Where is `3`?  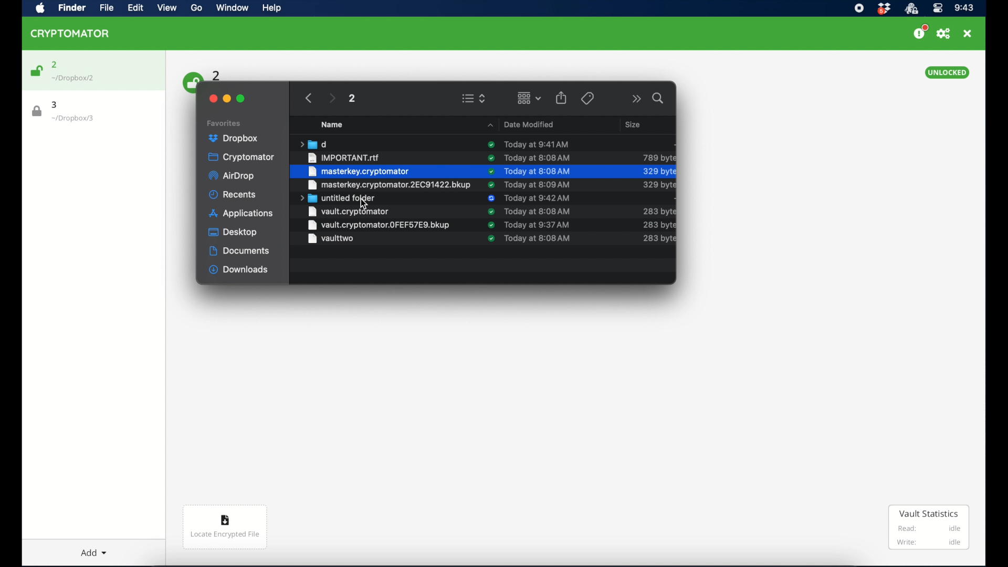 3 is located at coordinates (55, 104).